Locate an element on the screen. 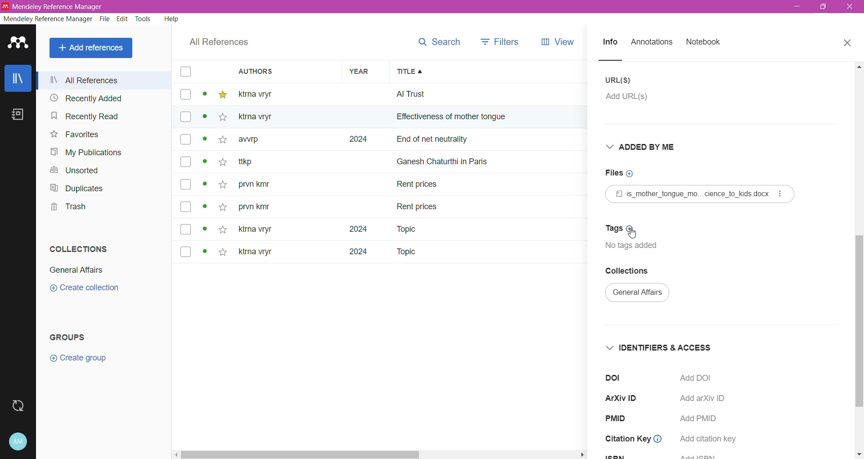  Trash is located at coordinates (67, 207).